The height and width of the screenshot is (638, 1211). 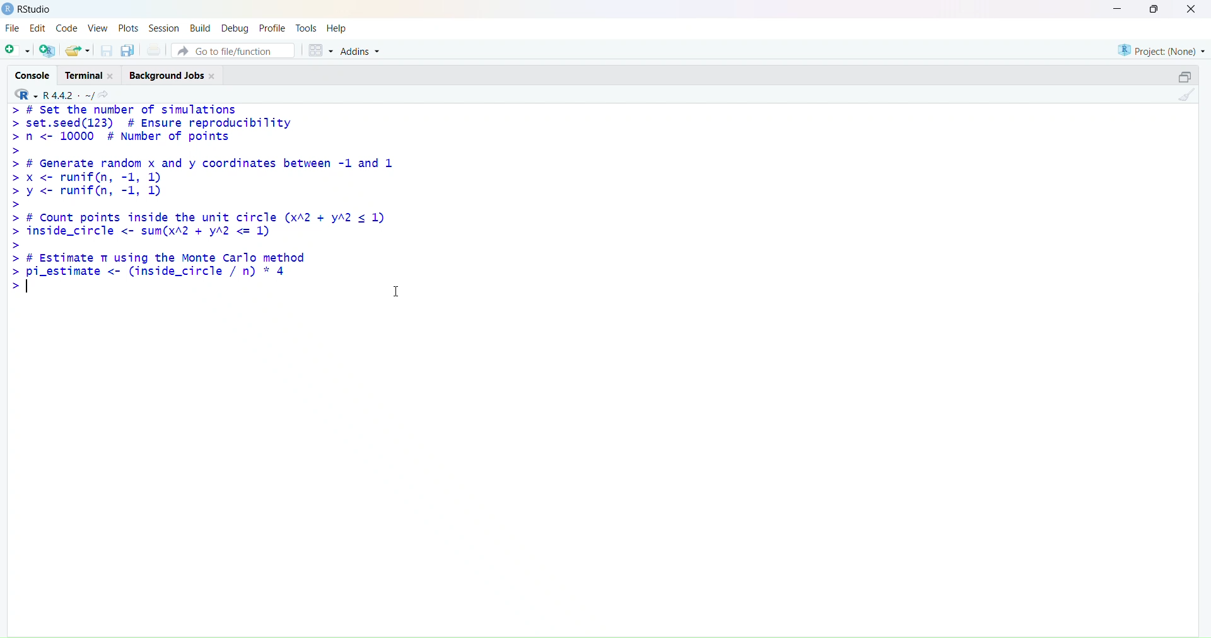 What do you see at coordinates (26, 93) in the screenshot?
I see `R` at bounding box center [26, 93].